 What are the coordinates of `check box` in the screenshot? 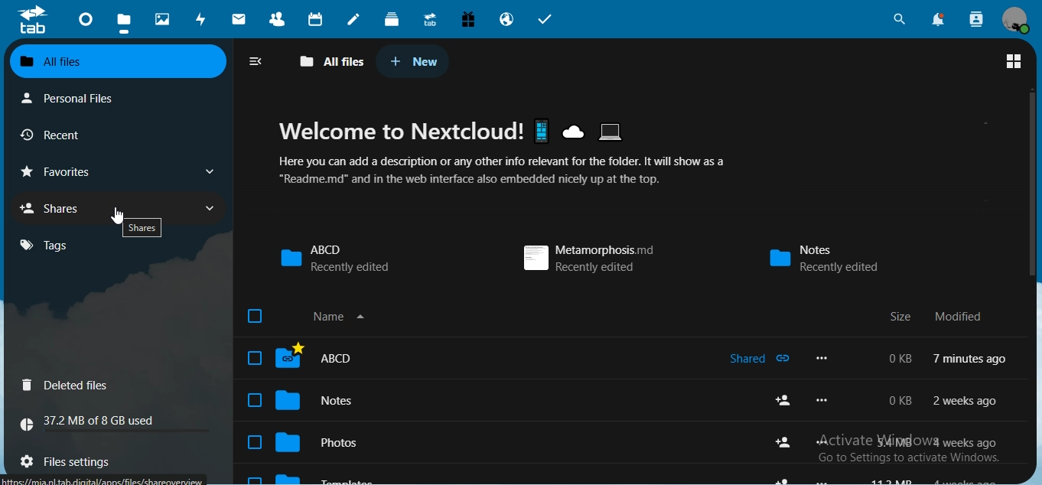 It's located at (254, 442).